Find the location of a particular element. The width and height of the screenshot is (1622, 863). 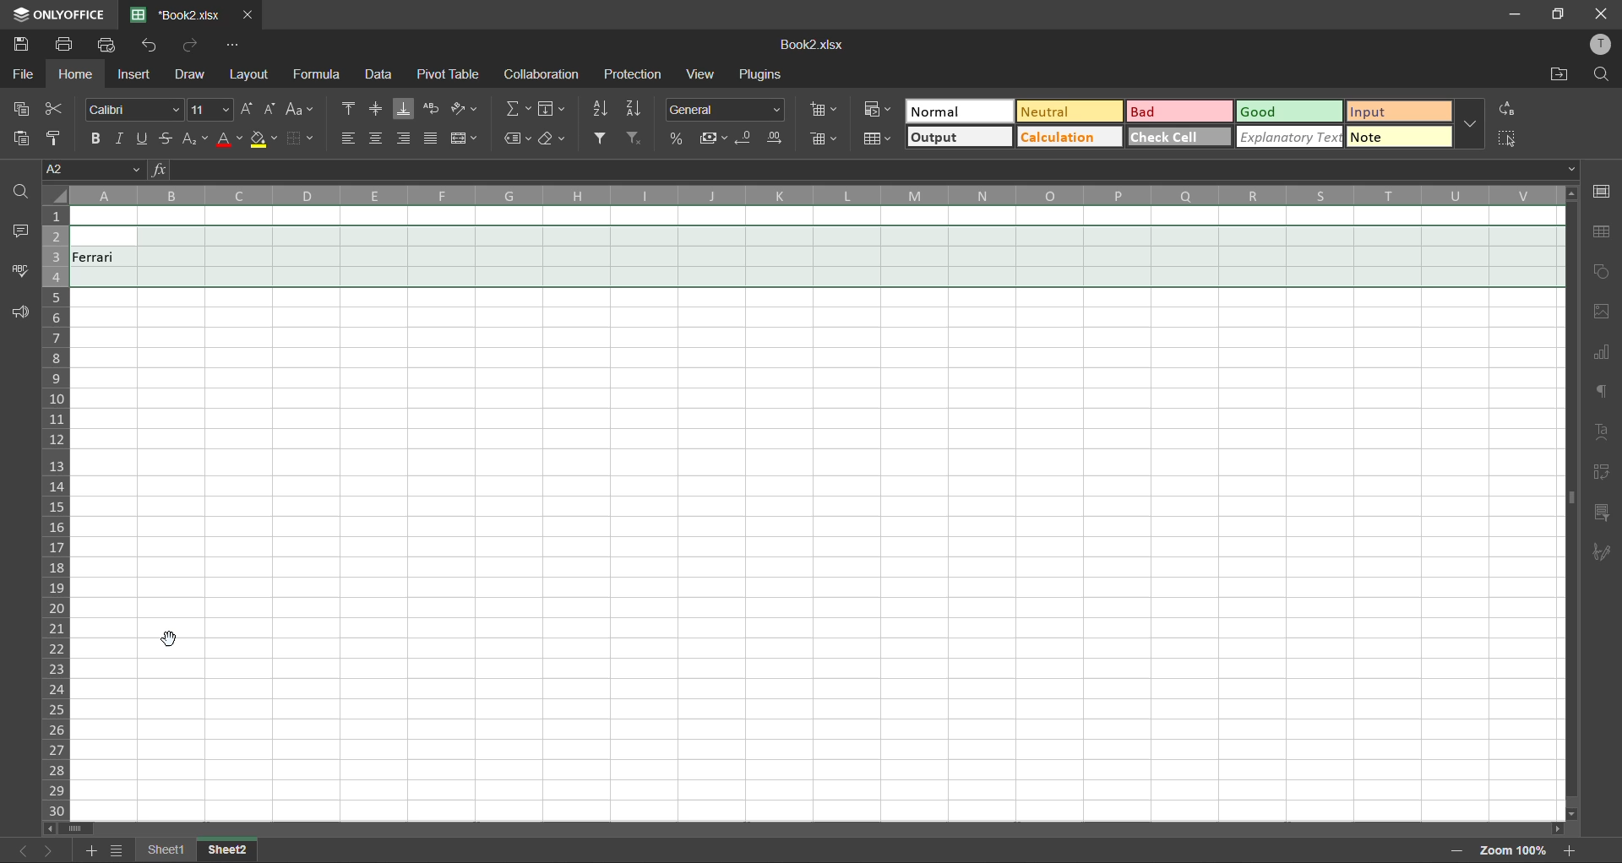

sheet names is located at coordinates (170, 849).